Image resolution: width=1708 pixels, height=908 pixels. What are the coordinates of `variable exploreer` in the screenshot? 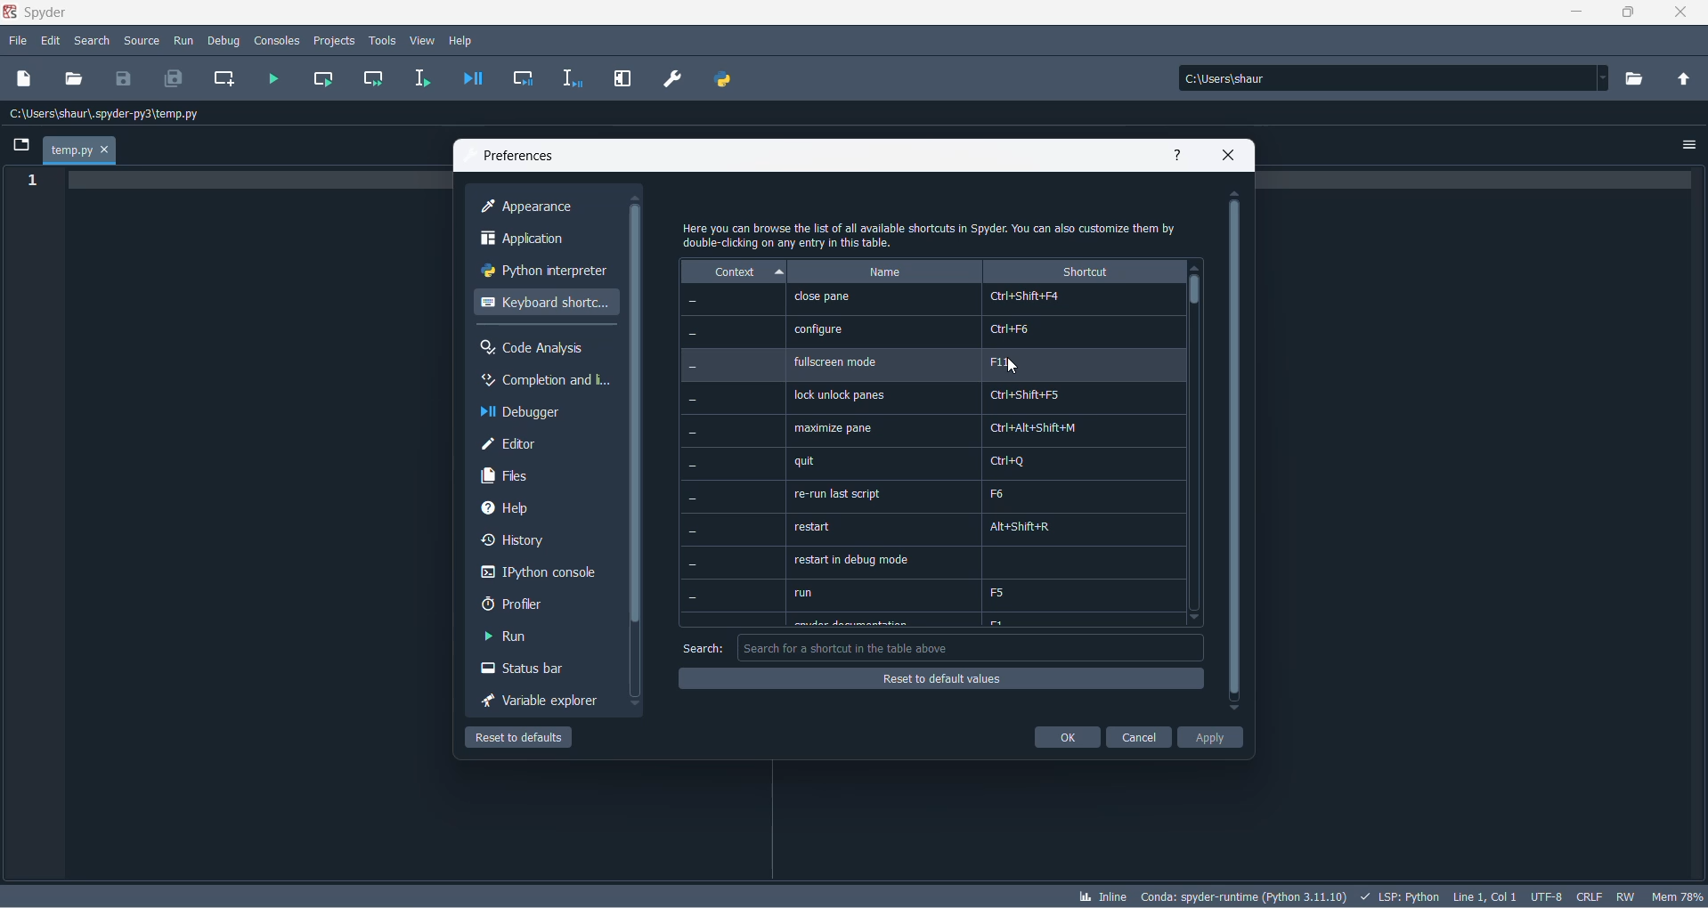 It's located at (540, 703).